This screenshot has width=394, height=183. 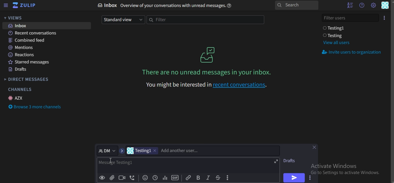 I want to click on testing, so click(x=334, y=36).